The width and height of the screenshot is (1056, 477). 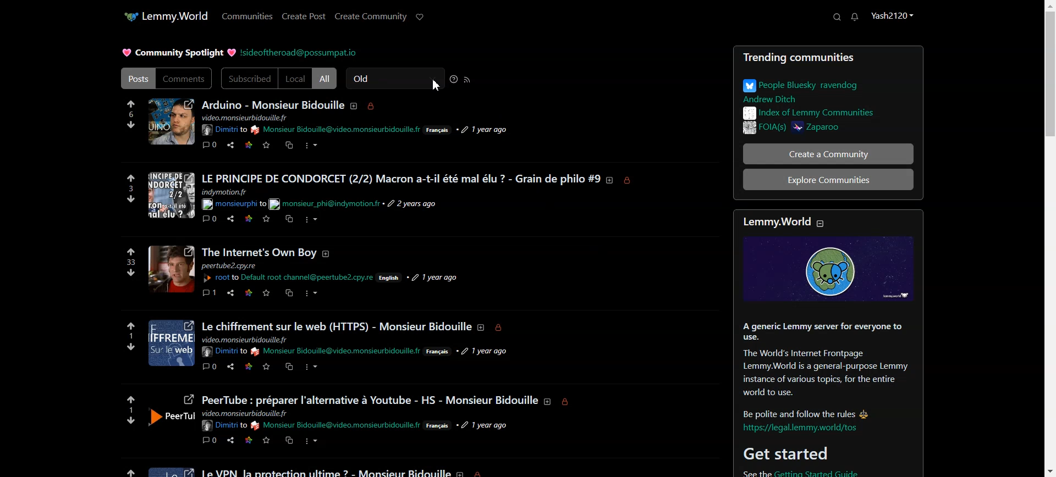 I want to click on text, so click(x=266, y=117).